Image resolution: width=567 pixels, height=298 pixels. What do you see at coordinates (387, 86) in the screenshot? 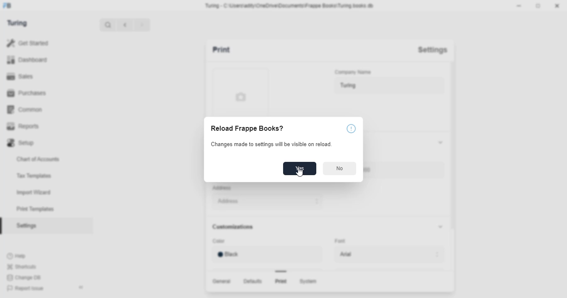
I see `Turing` at bounding box center [387, 86].